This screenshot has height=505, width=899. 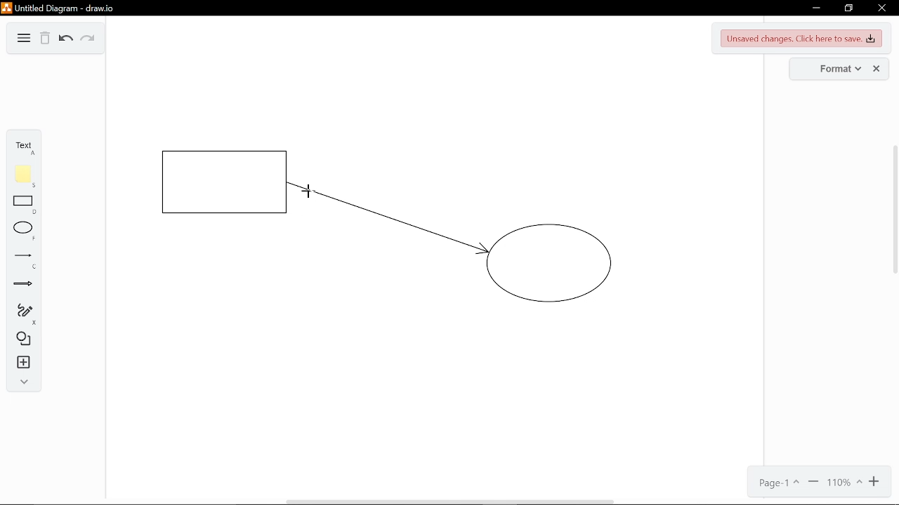 What do you see at coordinates (22, 382) in the screenshot?
I see `Expand/Collase` at bounding box center [22, 382].